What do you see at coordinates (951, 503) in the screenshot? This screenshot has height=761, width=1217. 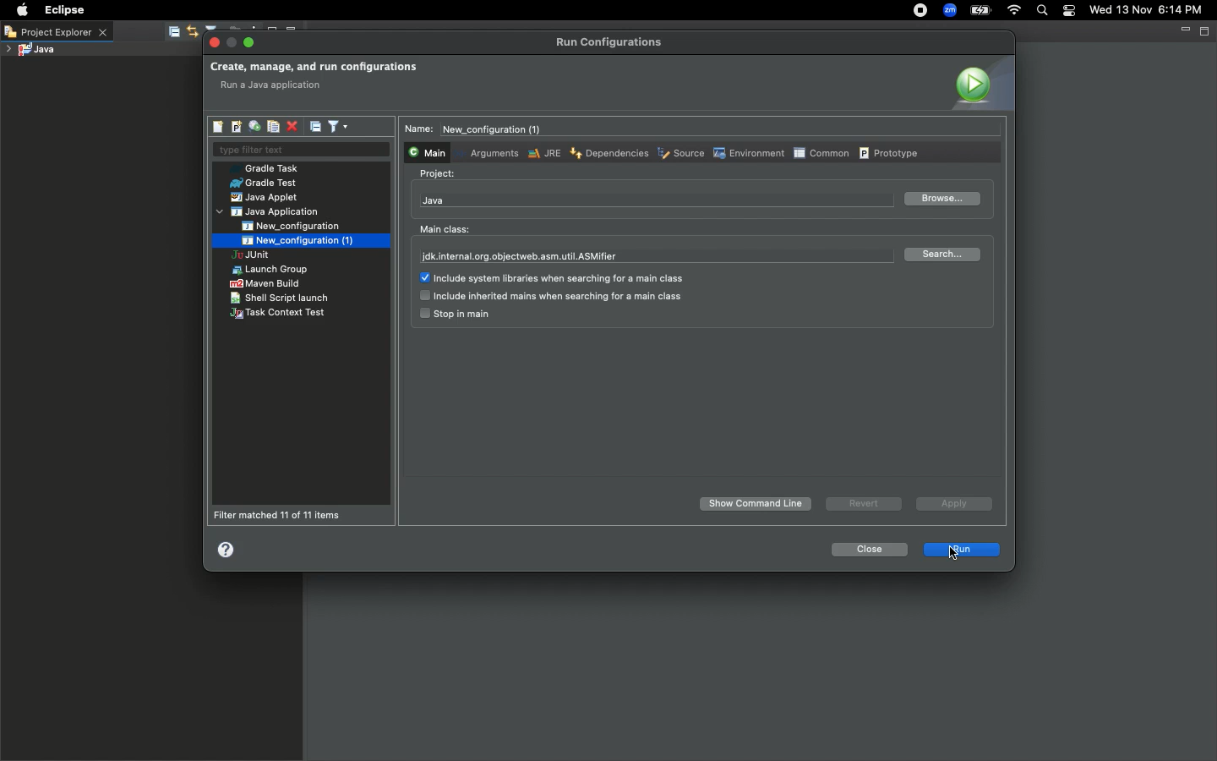 I see `Apply` at bounding box center [951, 503].